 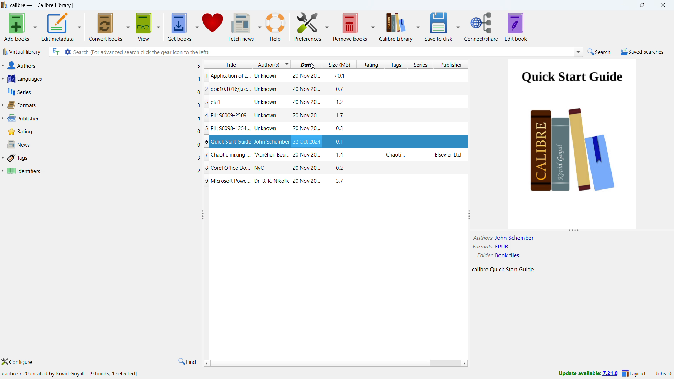 What do you see at coordinates (272, 142) in the screenshot?
I see `John Schember` at bounding box center [272, 142].